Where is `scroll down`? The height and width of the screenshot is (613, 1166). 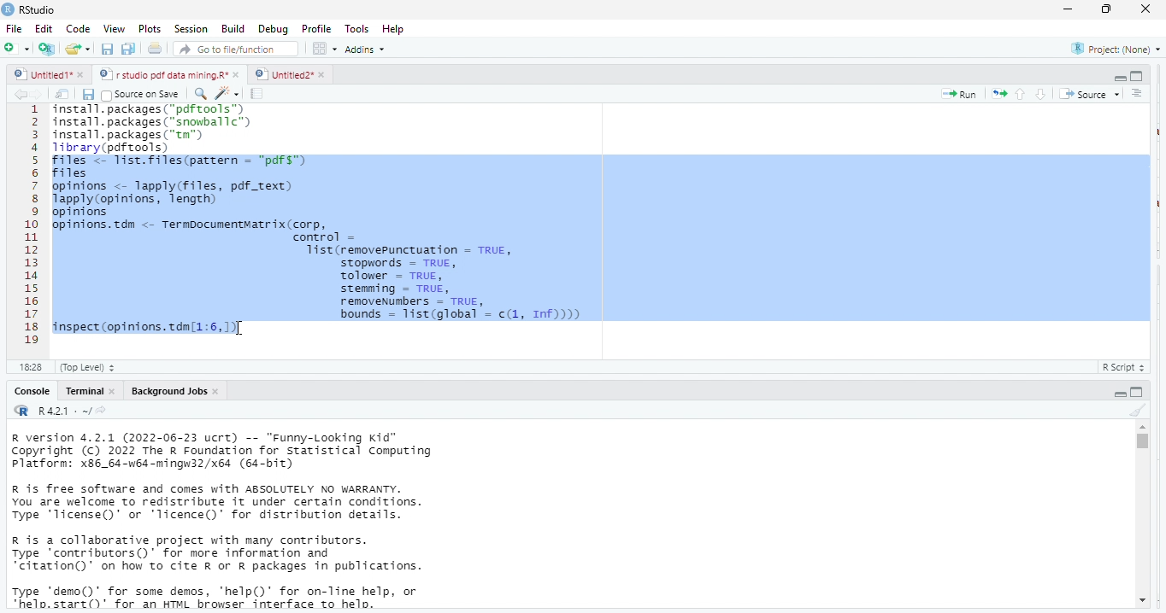
scroll down is located at coordinates (1141, 602).